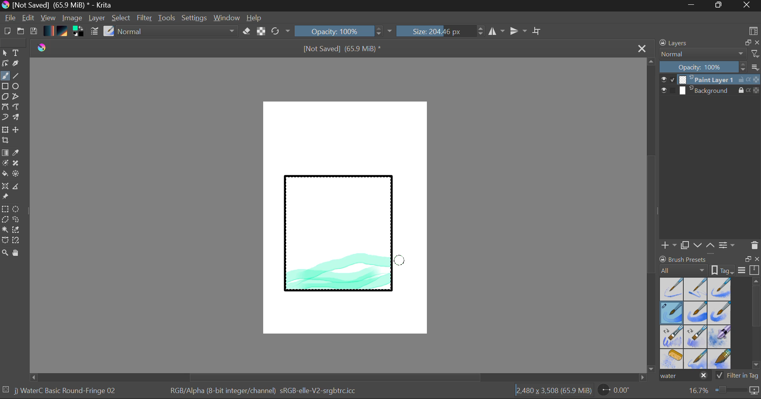  I want to click on Image, so click(73, 19).